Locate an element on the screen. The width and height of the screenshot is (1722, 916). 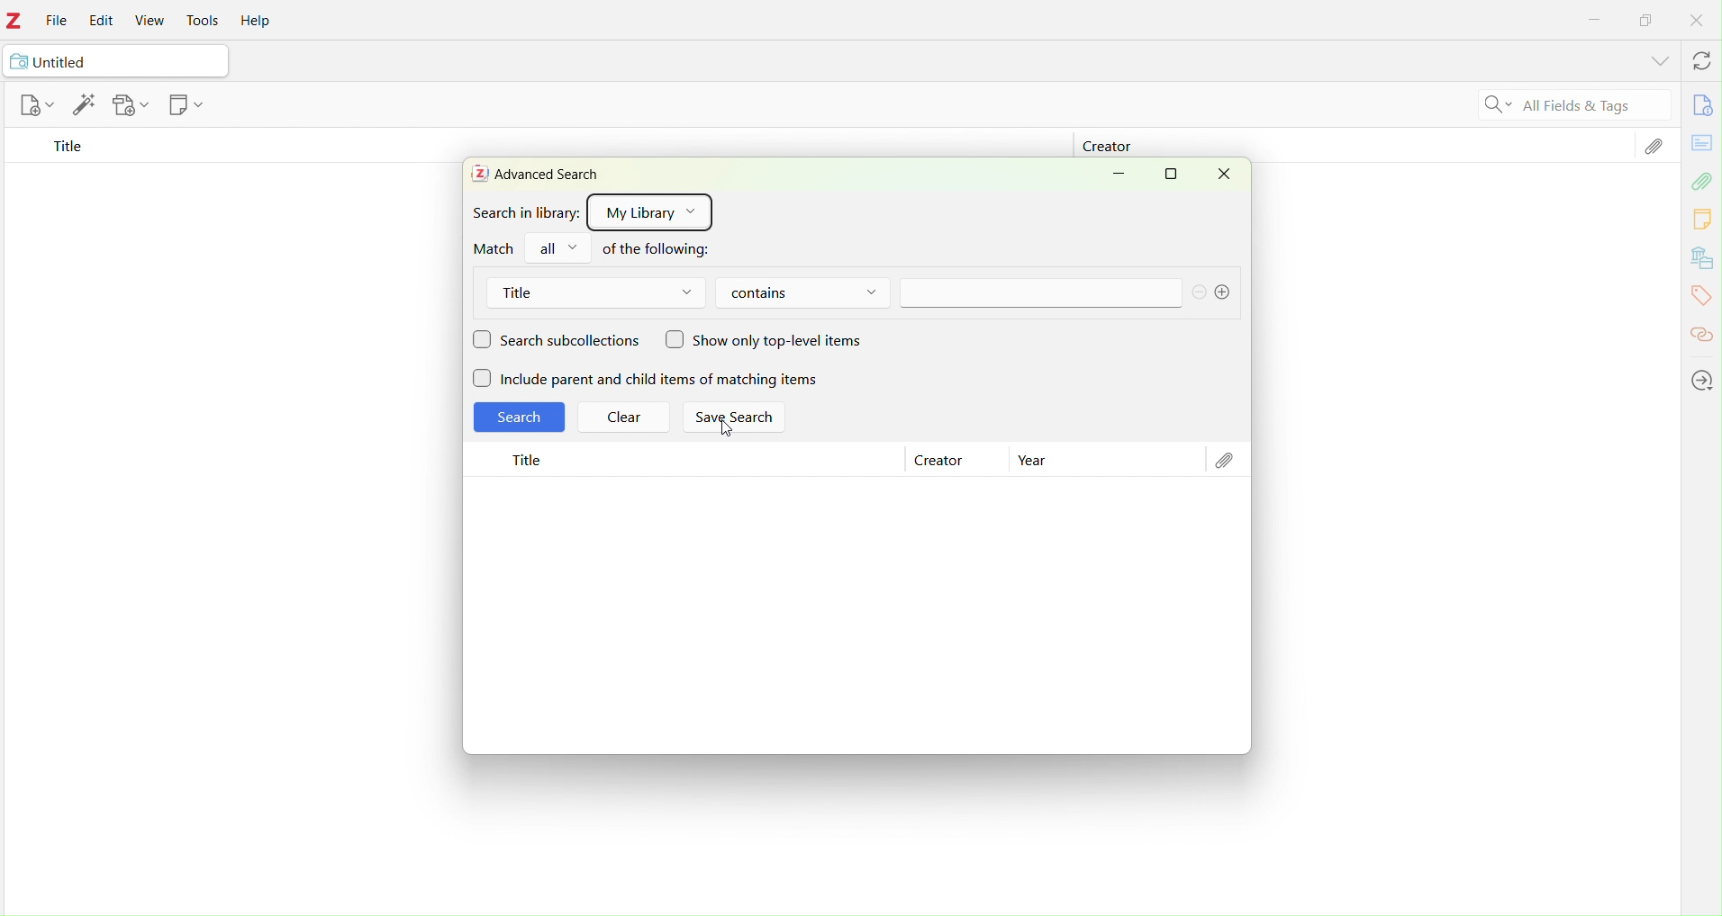
Contains is located at coordinates (809, 295).